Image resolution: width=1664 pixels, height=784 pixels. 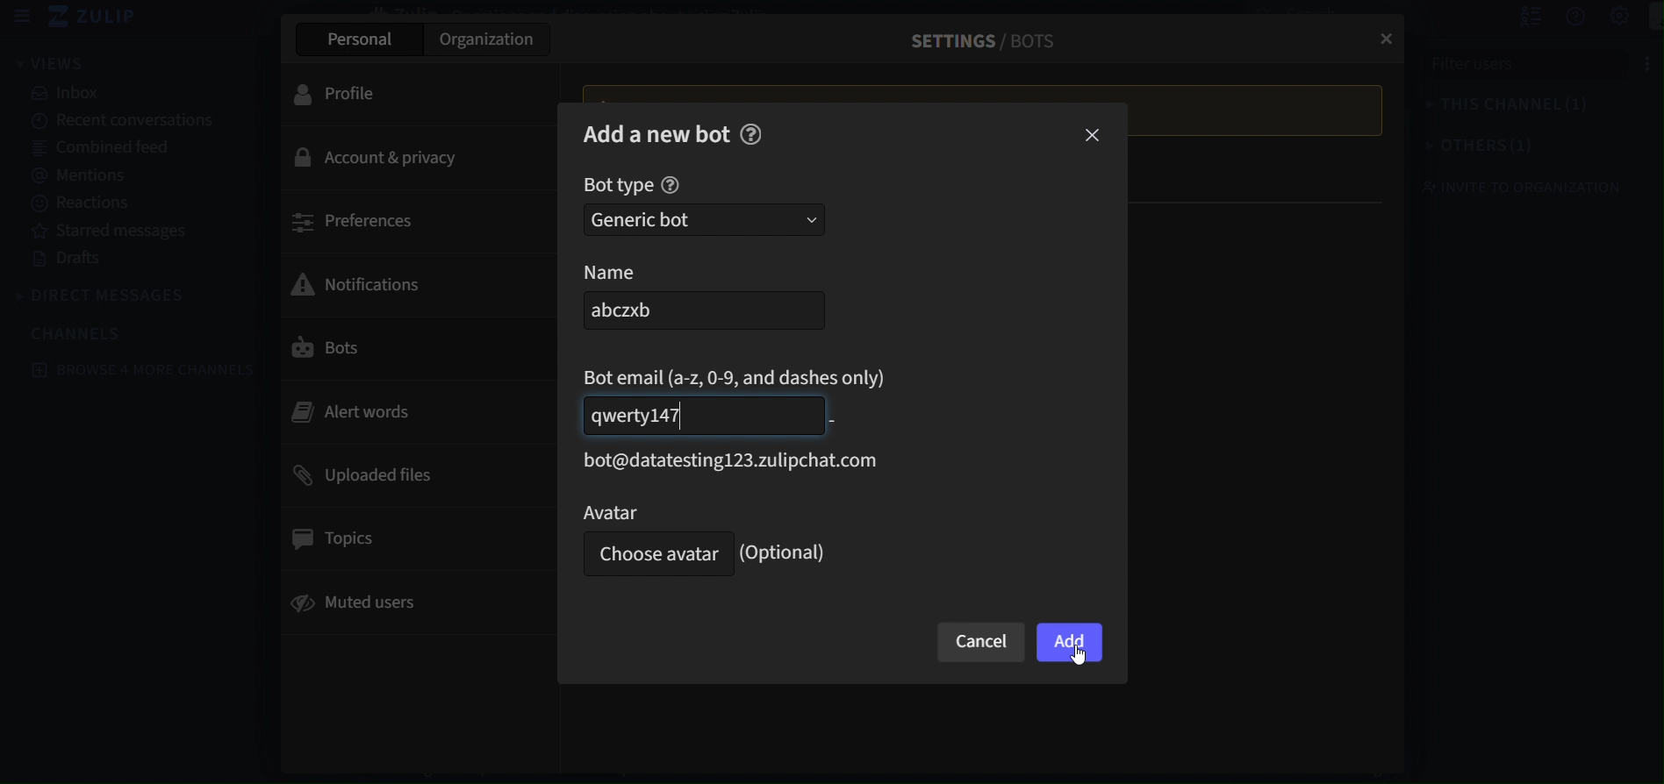 What do you see at coordinates (1506, 187) in the screenshot?
I see `invite to organization` at bounding box center [1506, 187].